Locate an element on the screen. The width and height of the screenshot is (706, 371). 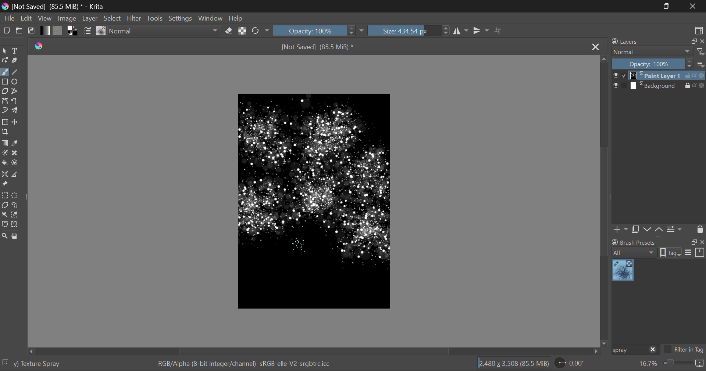
File is located at coordinates (9, 18).